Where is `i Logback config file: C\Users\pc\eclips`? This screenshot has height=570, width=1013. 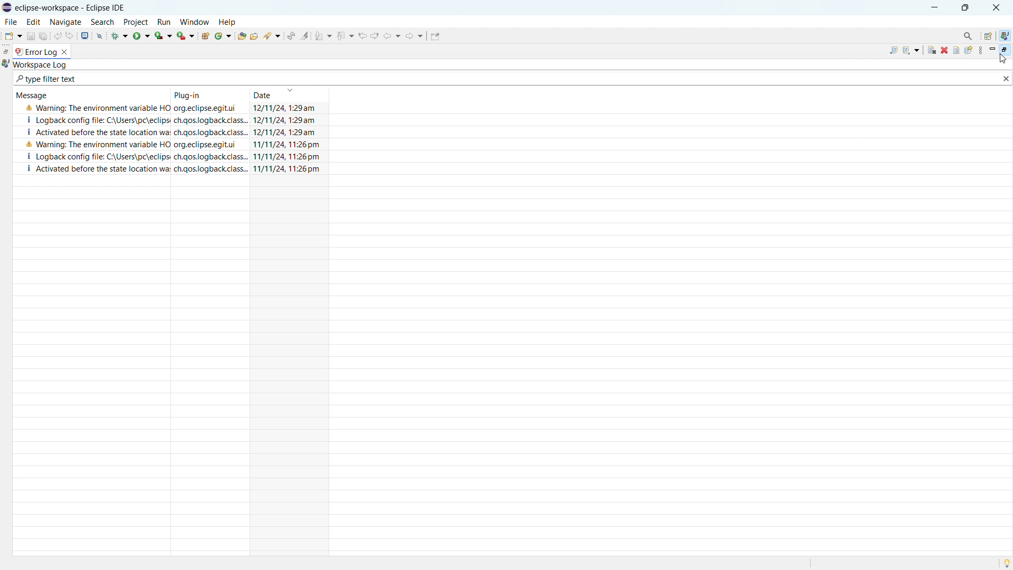
i Logback config file: C\Users\pc\eclips is located at coordinates (94, 120).